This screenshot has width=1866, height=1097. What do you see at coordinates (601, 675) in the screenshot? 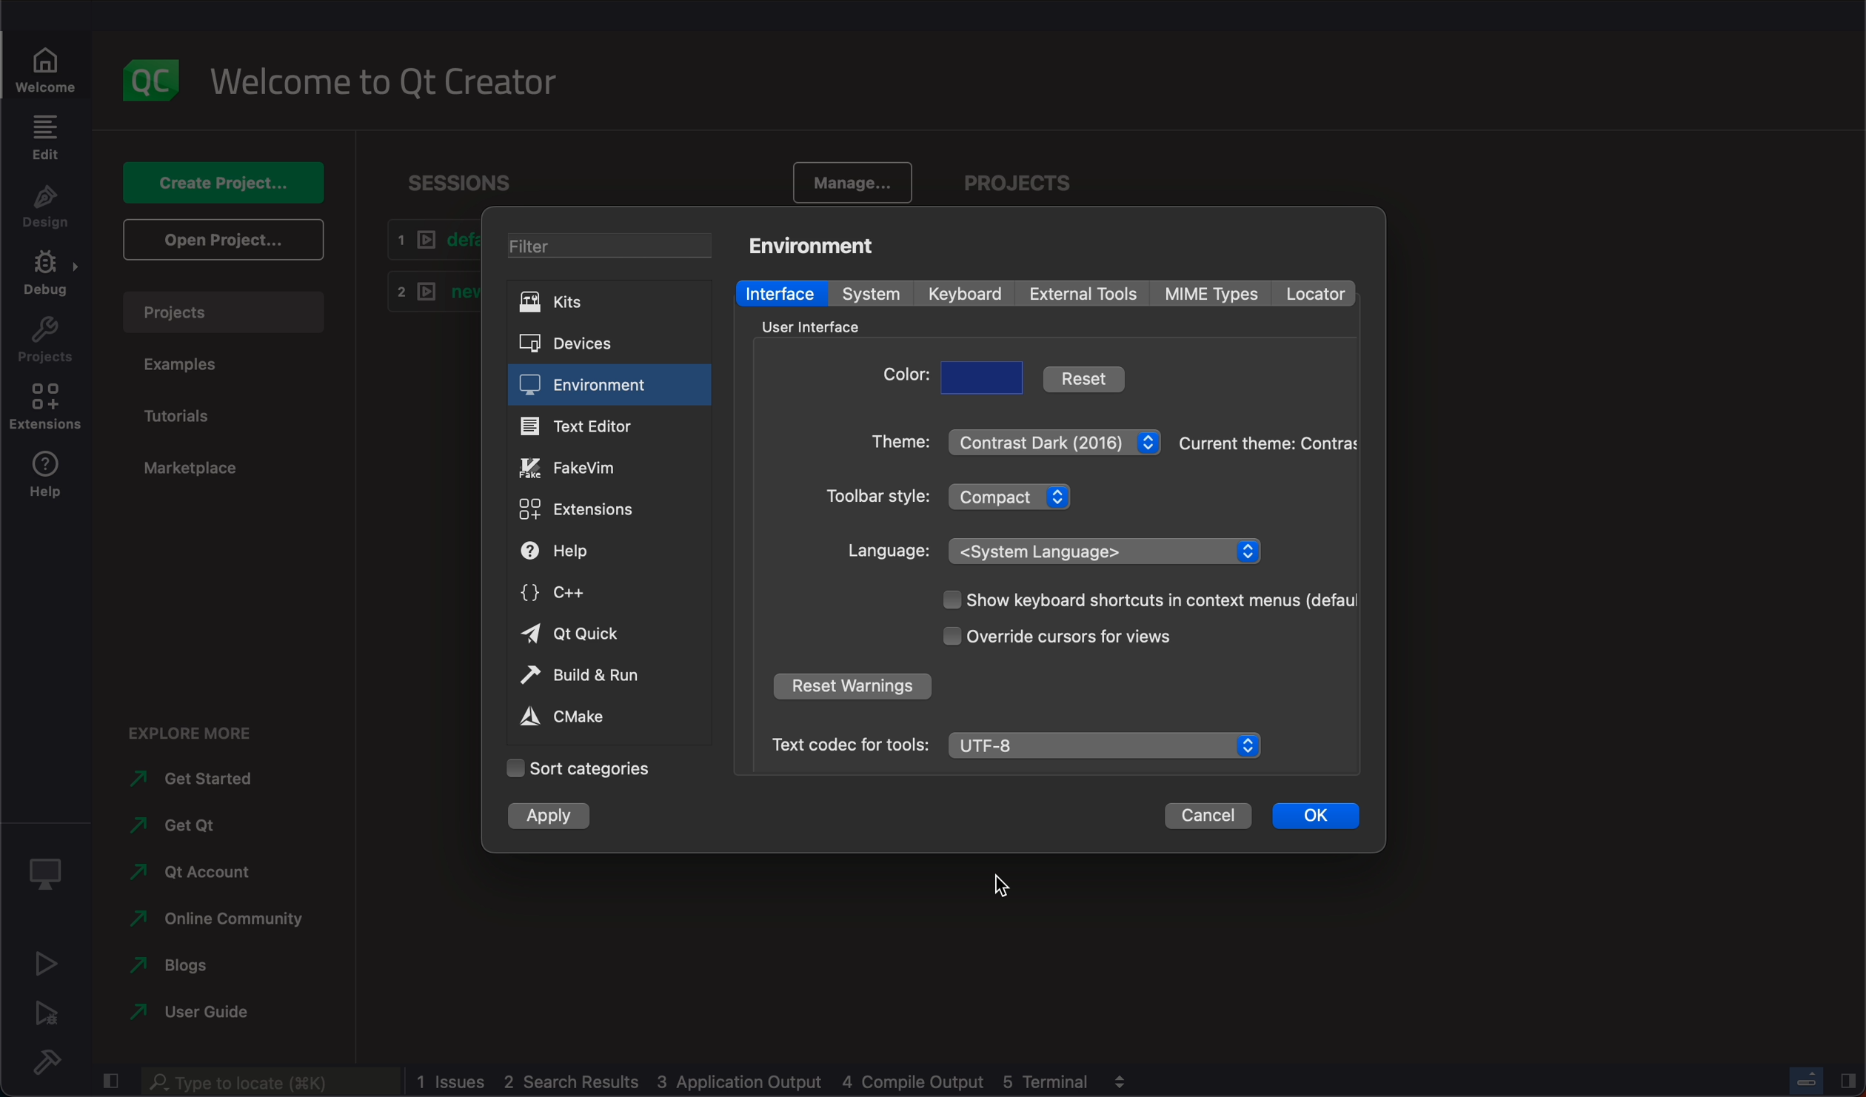
I see `build and run` at bounding box center [601, 675].